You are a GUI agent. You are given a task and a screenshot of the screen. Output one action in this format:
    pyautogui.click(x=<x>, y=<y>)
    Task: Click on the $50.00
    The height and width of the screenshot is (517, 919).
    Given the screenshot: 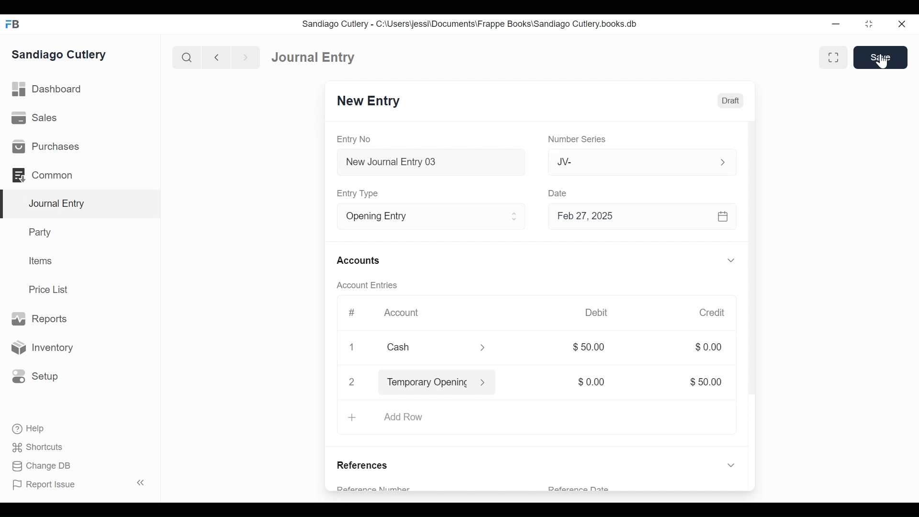 What is the action you would take?
    pyautogui.click(x=708, y=382)
    